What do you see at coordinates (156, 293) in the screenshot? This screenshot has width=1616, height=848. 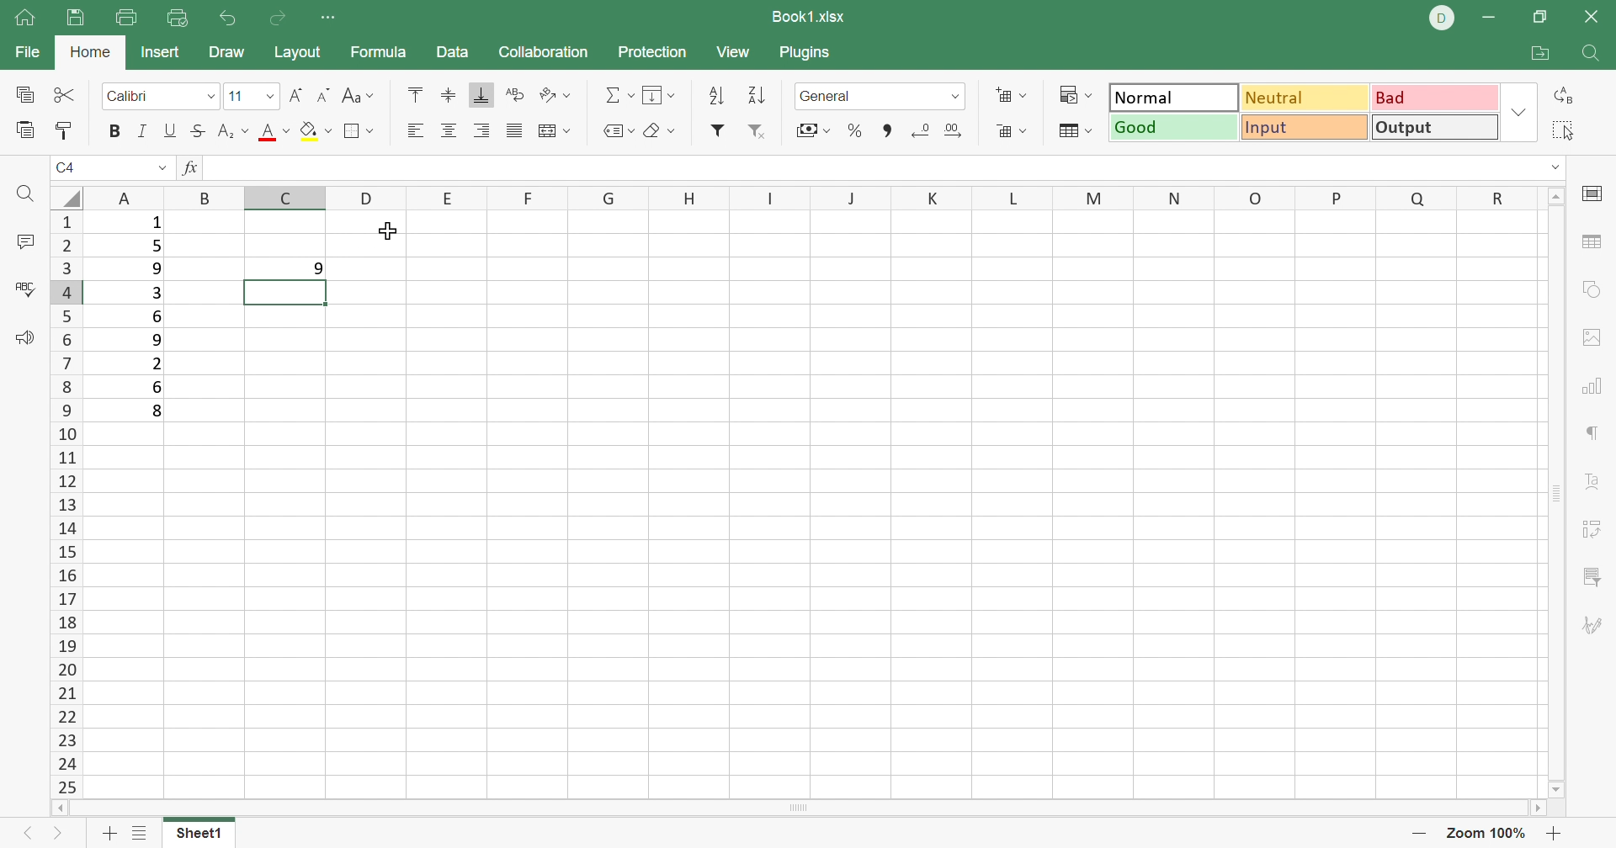 I see `3` at bounding box center [156, 293].